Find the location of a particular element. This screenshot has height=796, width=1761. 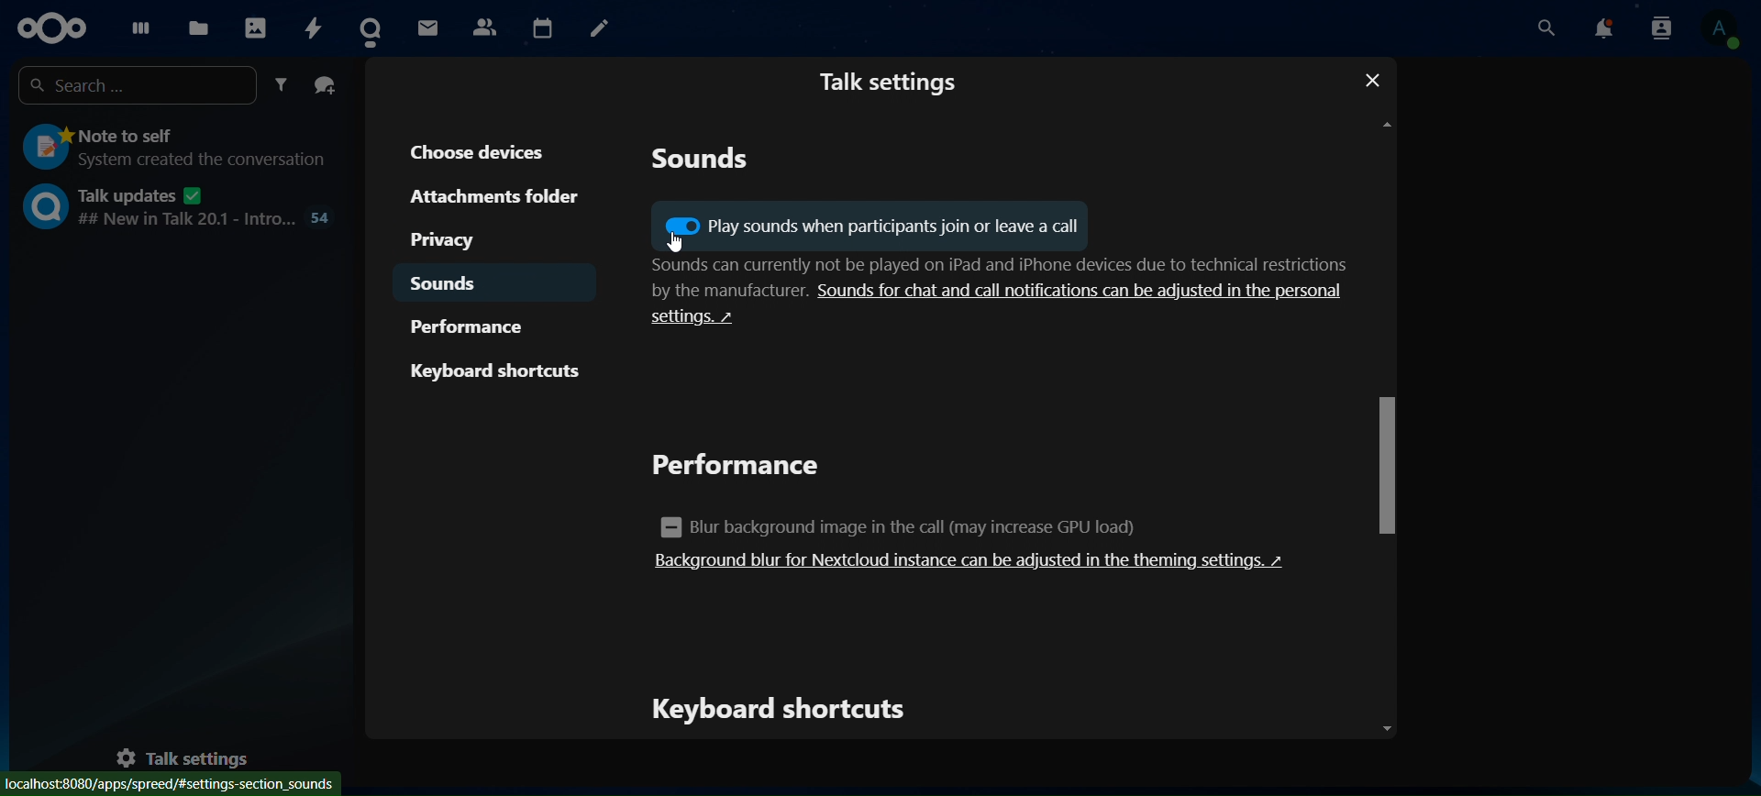

logo is located at coordinates (53, 28).